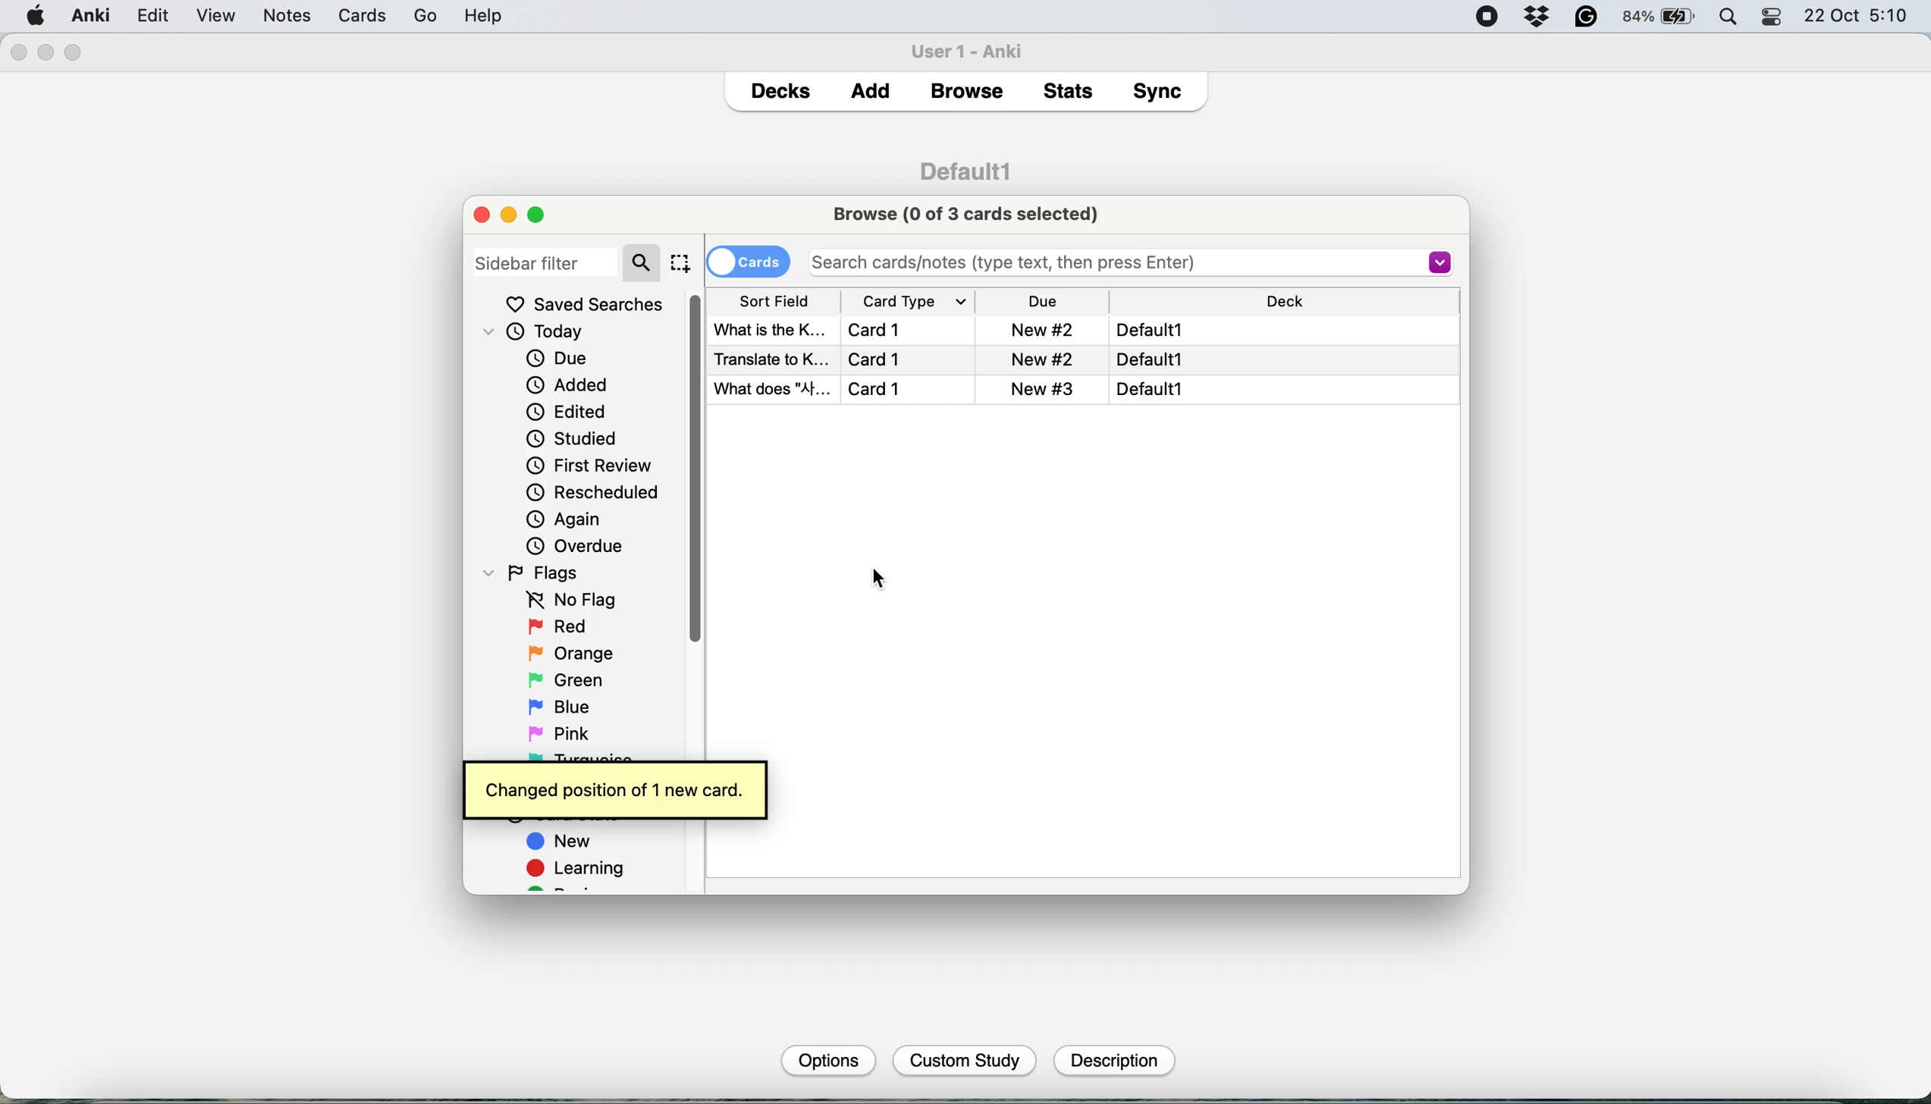 The height and width of the screenshot is (1104, 1931). What do you see at coordinates (1044, 388) in the screenshot?
I see `New #2` at bounding box center [1044, 388].